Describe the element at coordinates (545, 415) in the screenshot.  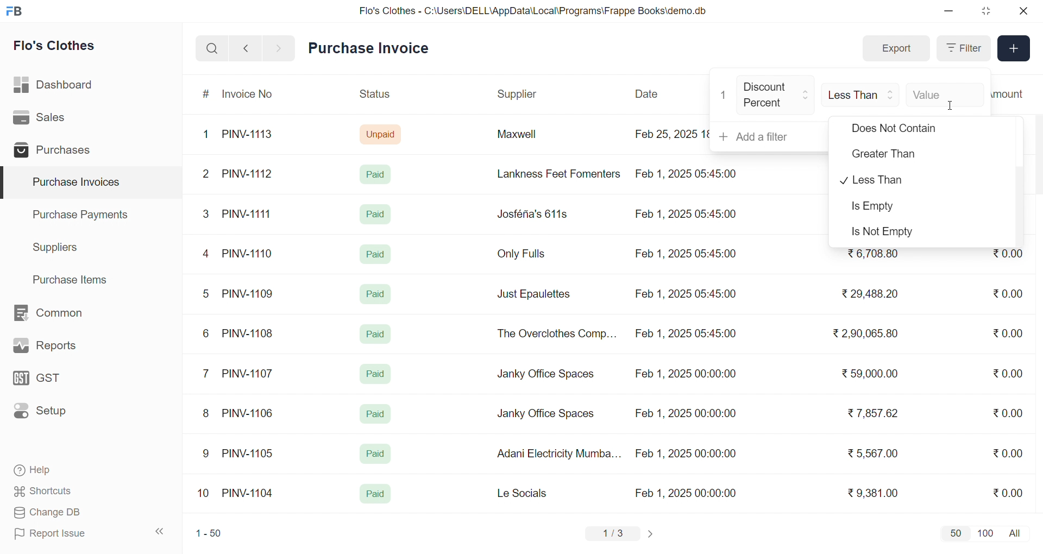
I see `Janky Office Spaces` at that location.